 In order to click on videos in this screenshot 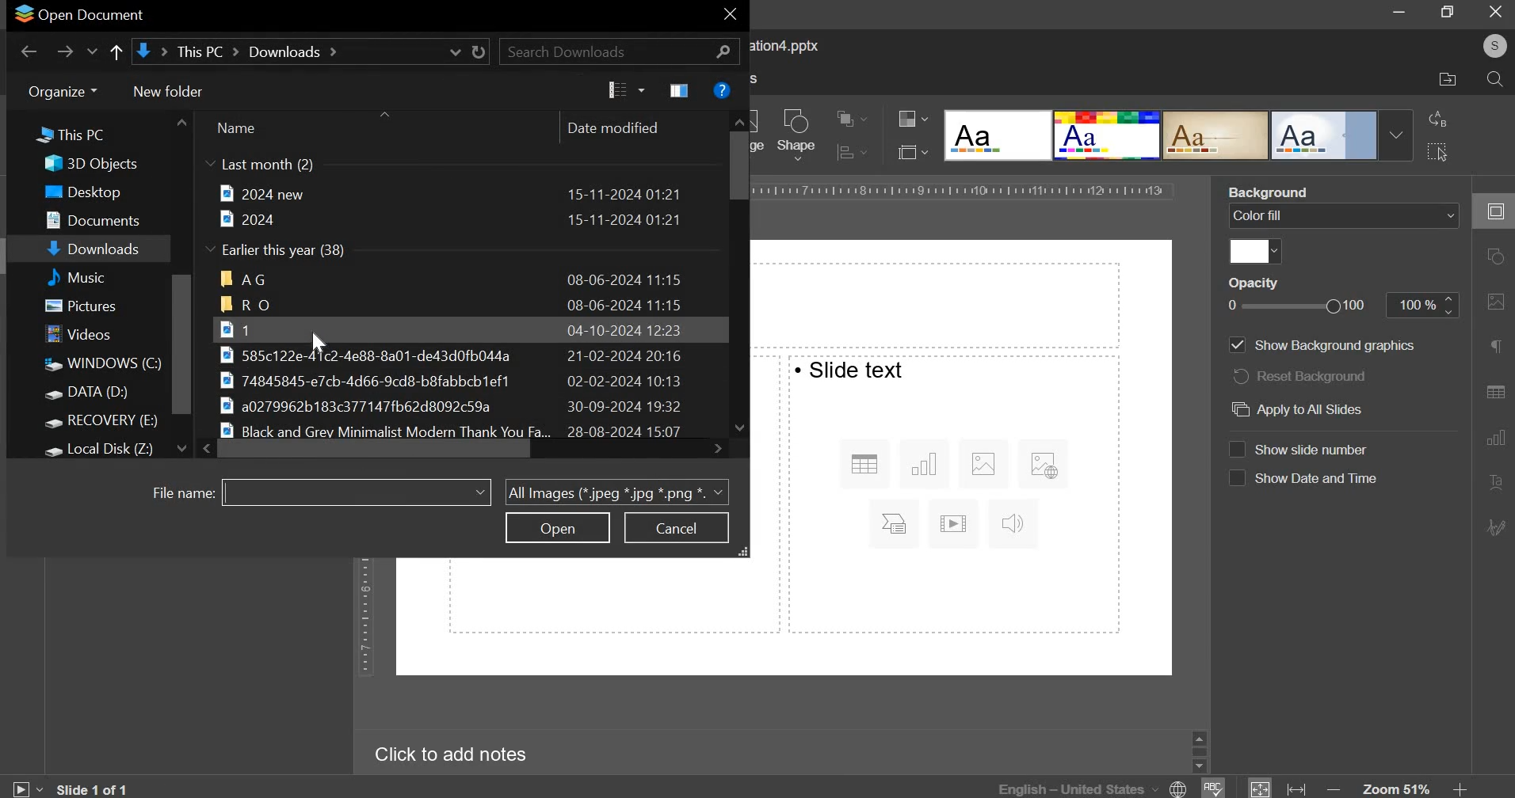, I will do `click(82, 336)`.